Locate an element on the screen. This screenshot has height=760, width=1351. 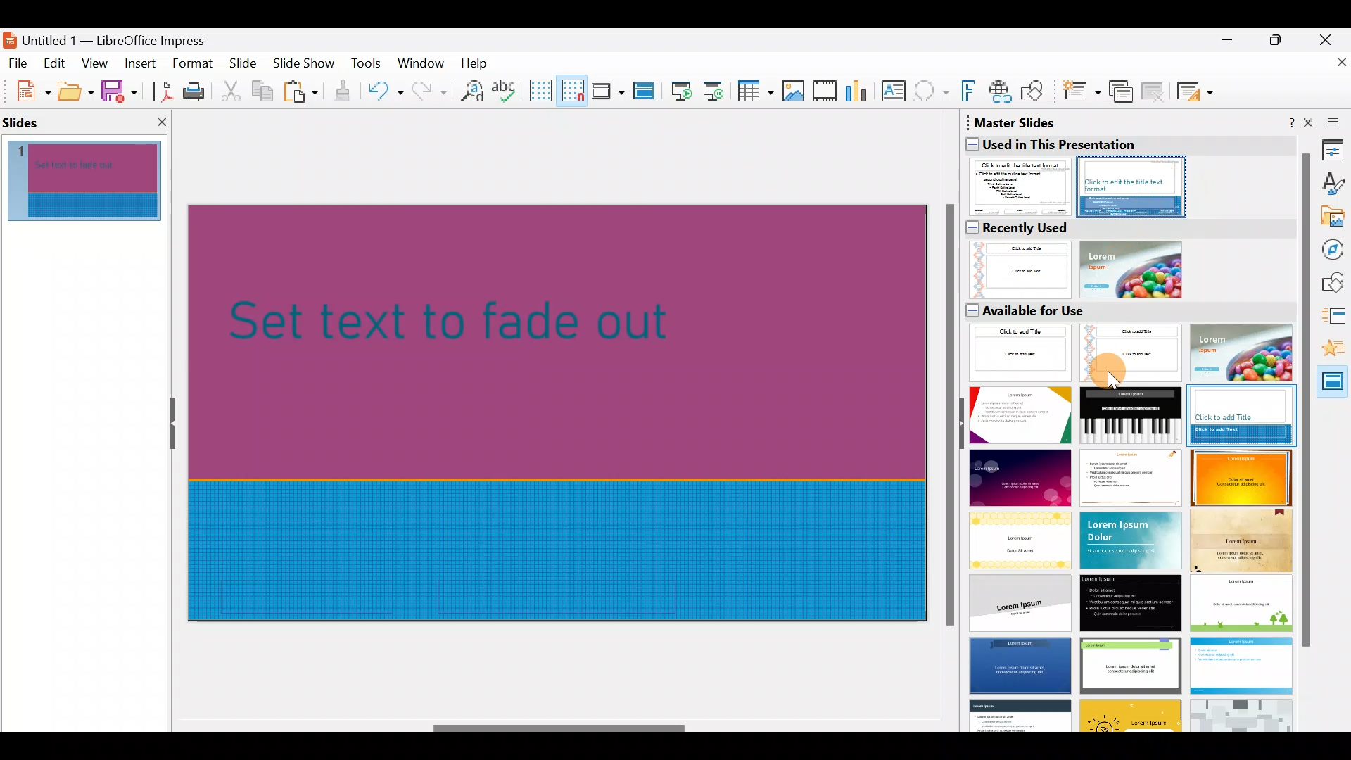
Slide transition is located at coordinates (1337, 318).